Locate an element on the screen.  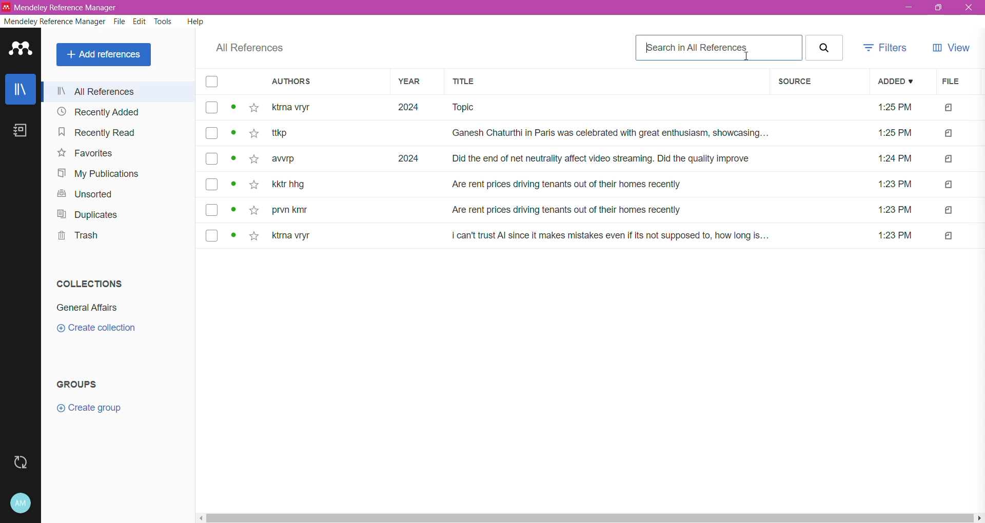
Application Logo is located at coordinates (21, 51).